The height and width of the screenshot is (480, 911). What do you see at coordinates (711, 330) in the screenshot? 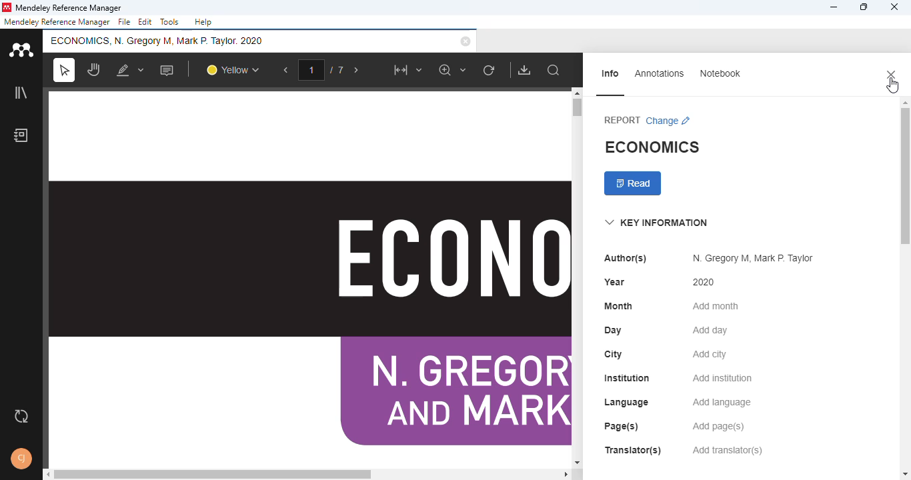
I see `add day` at bounding box center [711, 330].